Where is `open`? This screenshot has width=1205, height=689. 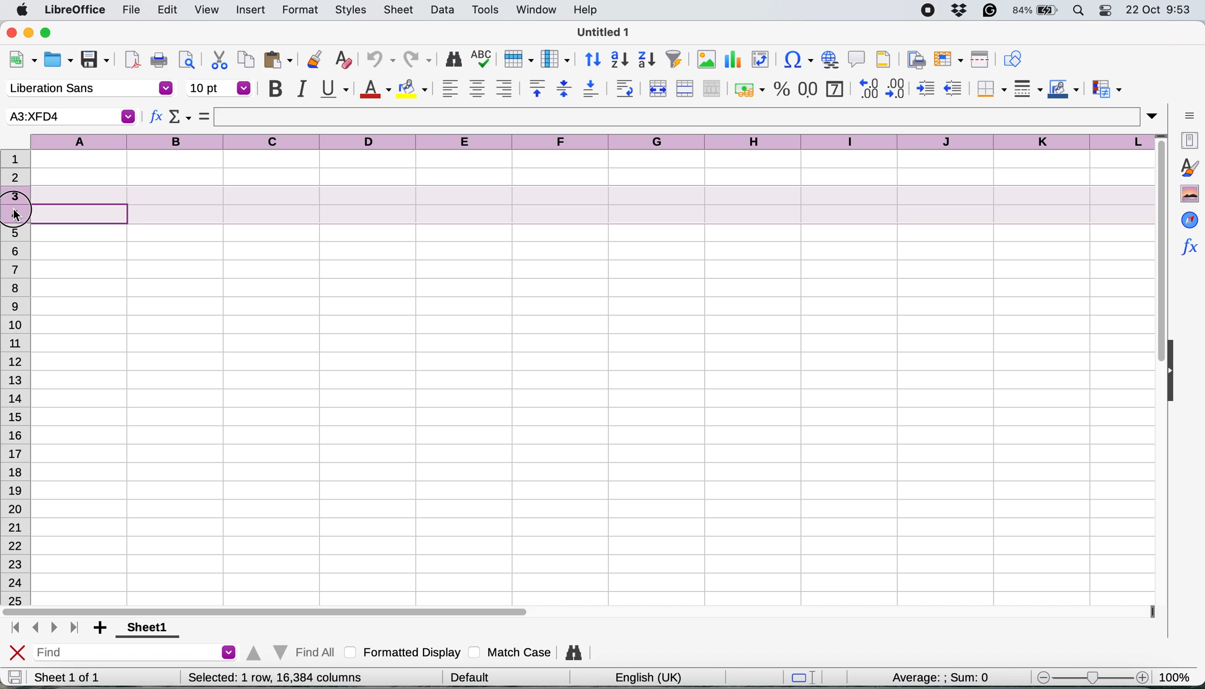 open is located at coordinates (58, 62).